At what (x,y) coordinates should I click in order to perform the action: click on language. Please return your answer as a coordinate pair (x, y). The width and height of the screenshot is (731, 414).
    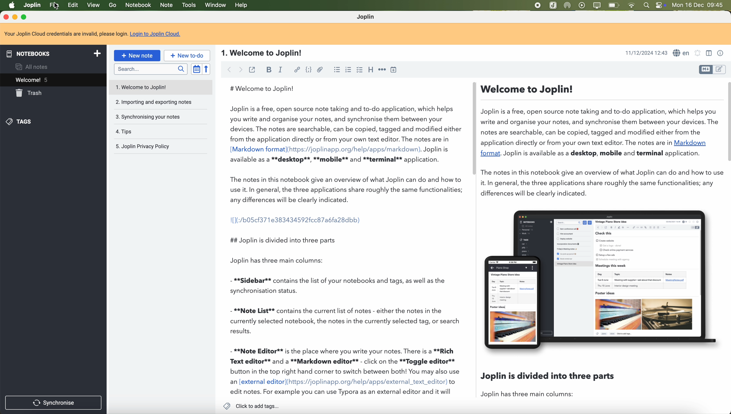
    Looking at the image, I should click on (682, 53).